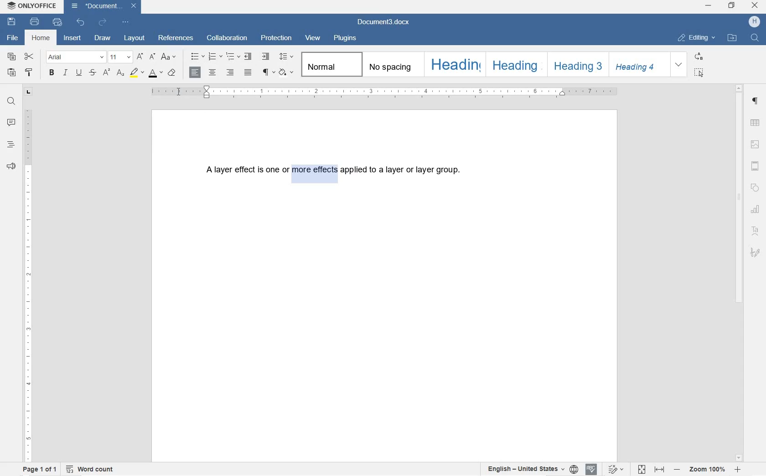 The width and height of the screenshot is (766, 476). Describe the element at coordinates (699, 56) in the screenshot. I see `REPLACE` at that location.